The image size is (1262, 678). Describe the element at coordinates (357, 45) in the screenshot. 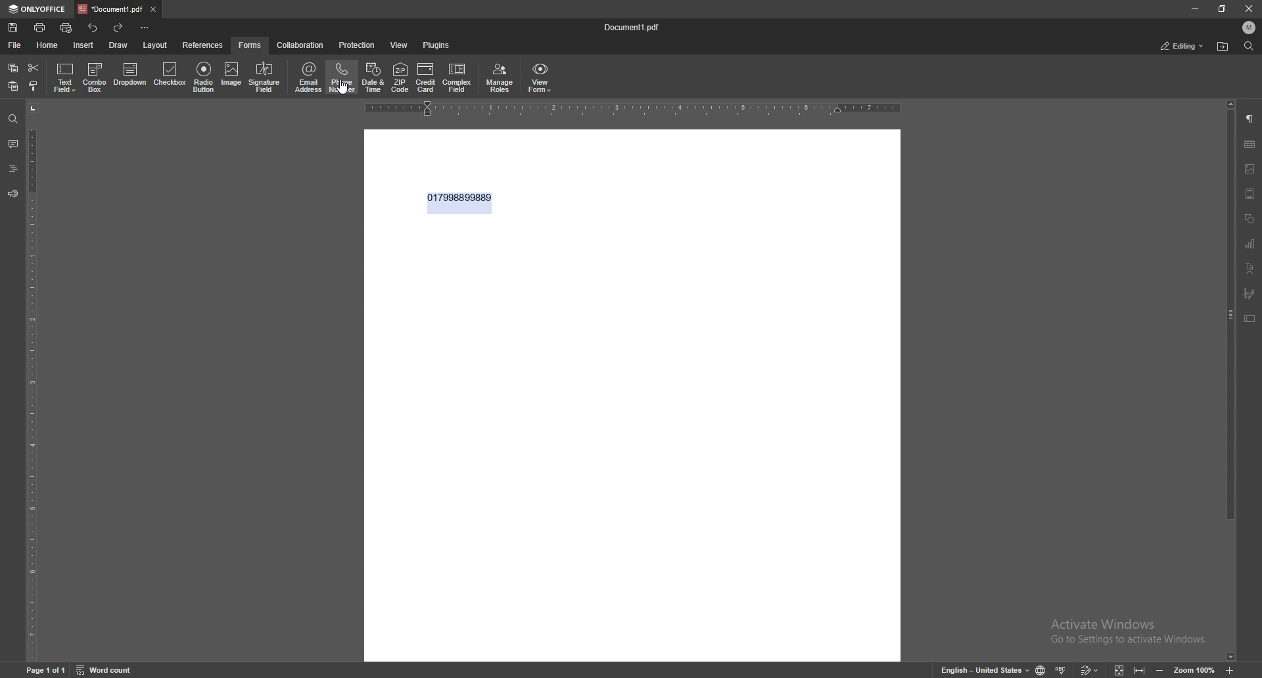

I see `protection` at that location.